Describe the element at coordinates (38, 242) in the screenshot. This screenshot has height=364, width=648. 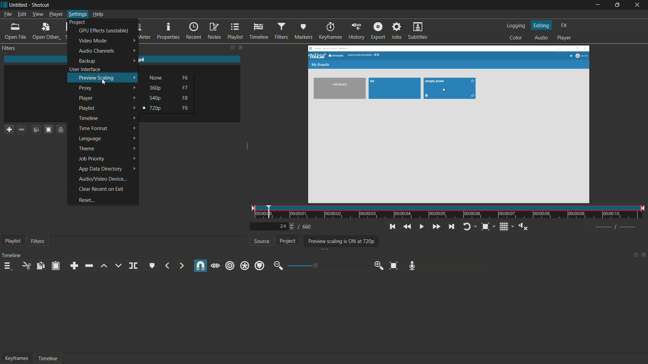
I see `filters` at that location.